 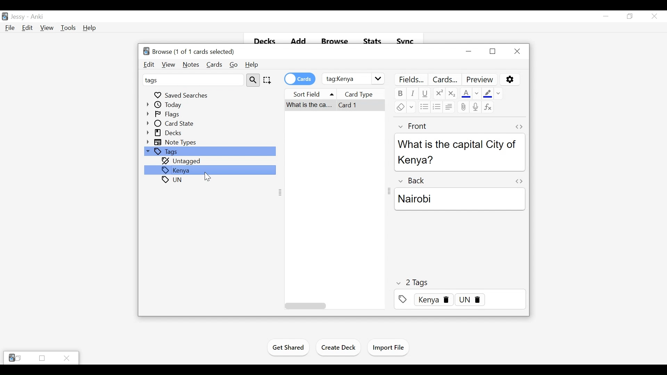 I want to click on Notes, so click(x=190, y=65).